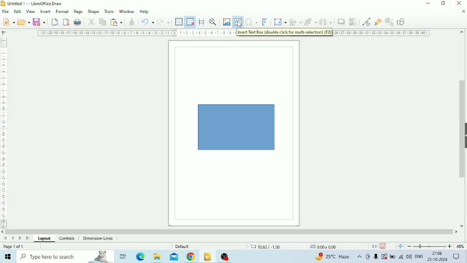  What do you see at coordinates (457, 257) in the screenshot?
I see `Notifications` at bounding box center [457, 257].